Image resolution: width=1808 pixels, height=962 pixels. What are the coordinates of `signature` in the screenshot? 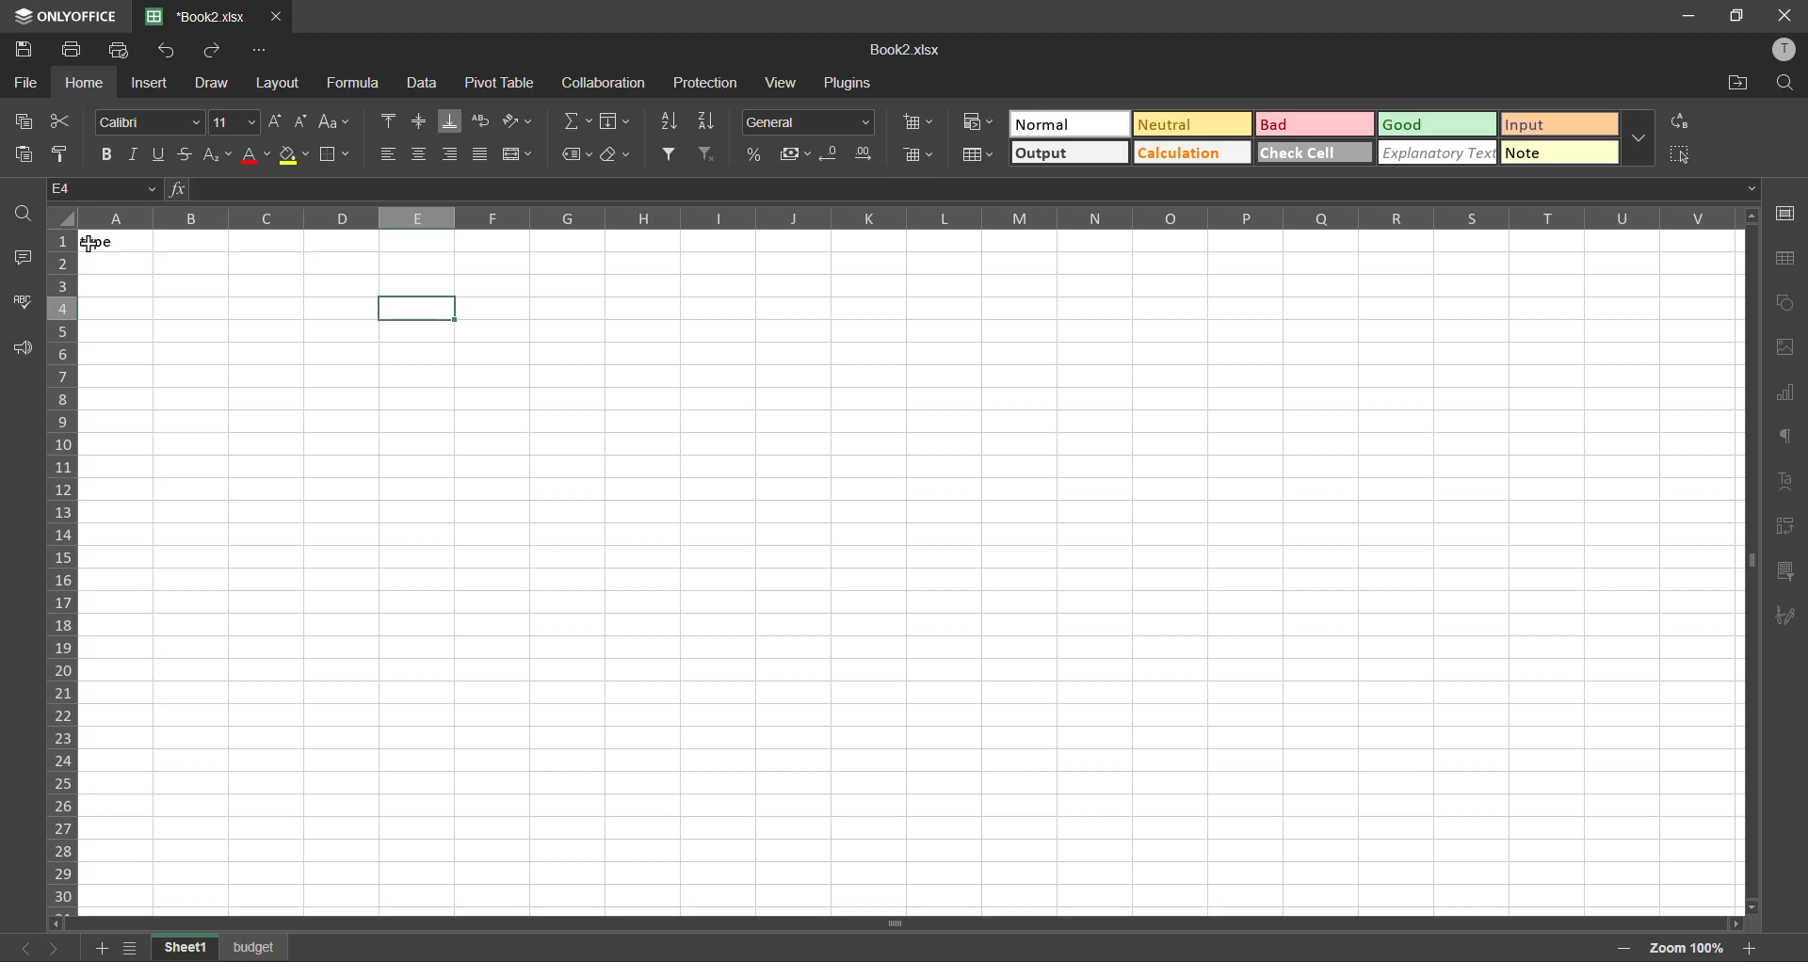 It's located at (1784, 617).